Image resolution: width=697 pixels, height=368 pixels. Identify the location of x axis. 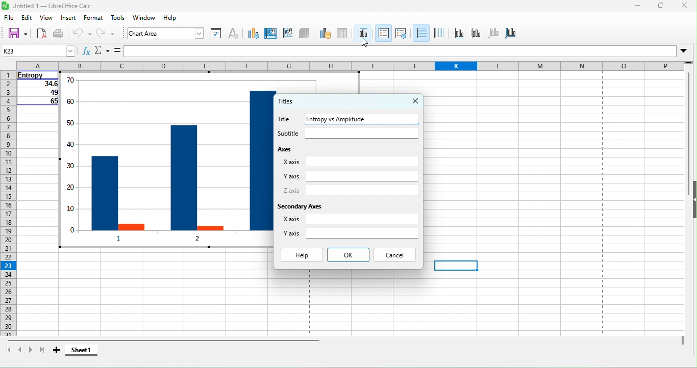
(348, 163).